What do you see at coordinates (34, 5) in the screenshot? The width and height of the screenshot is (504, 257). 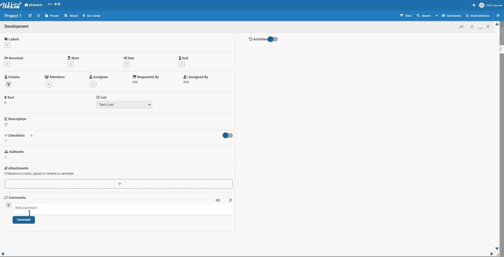 I see `all-boards` at bounding box center [34, 5].